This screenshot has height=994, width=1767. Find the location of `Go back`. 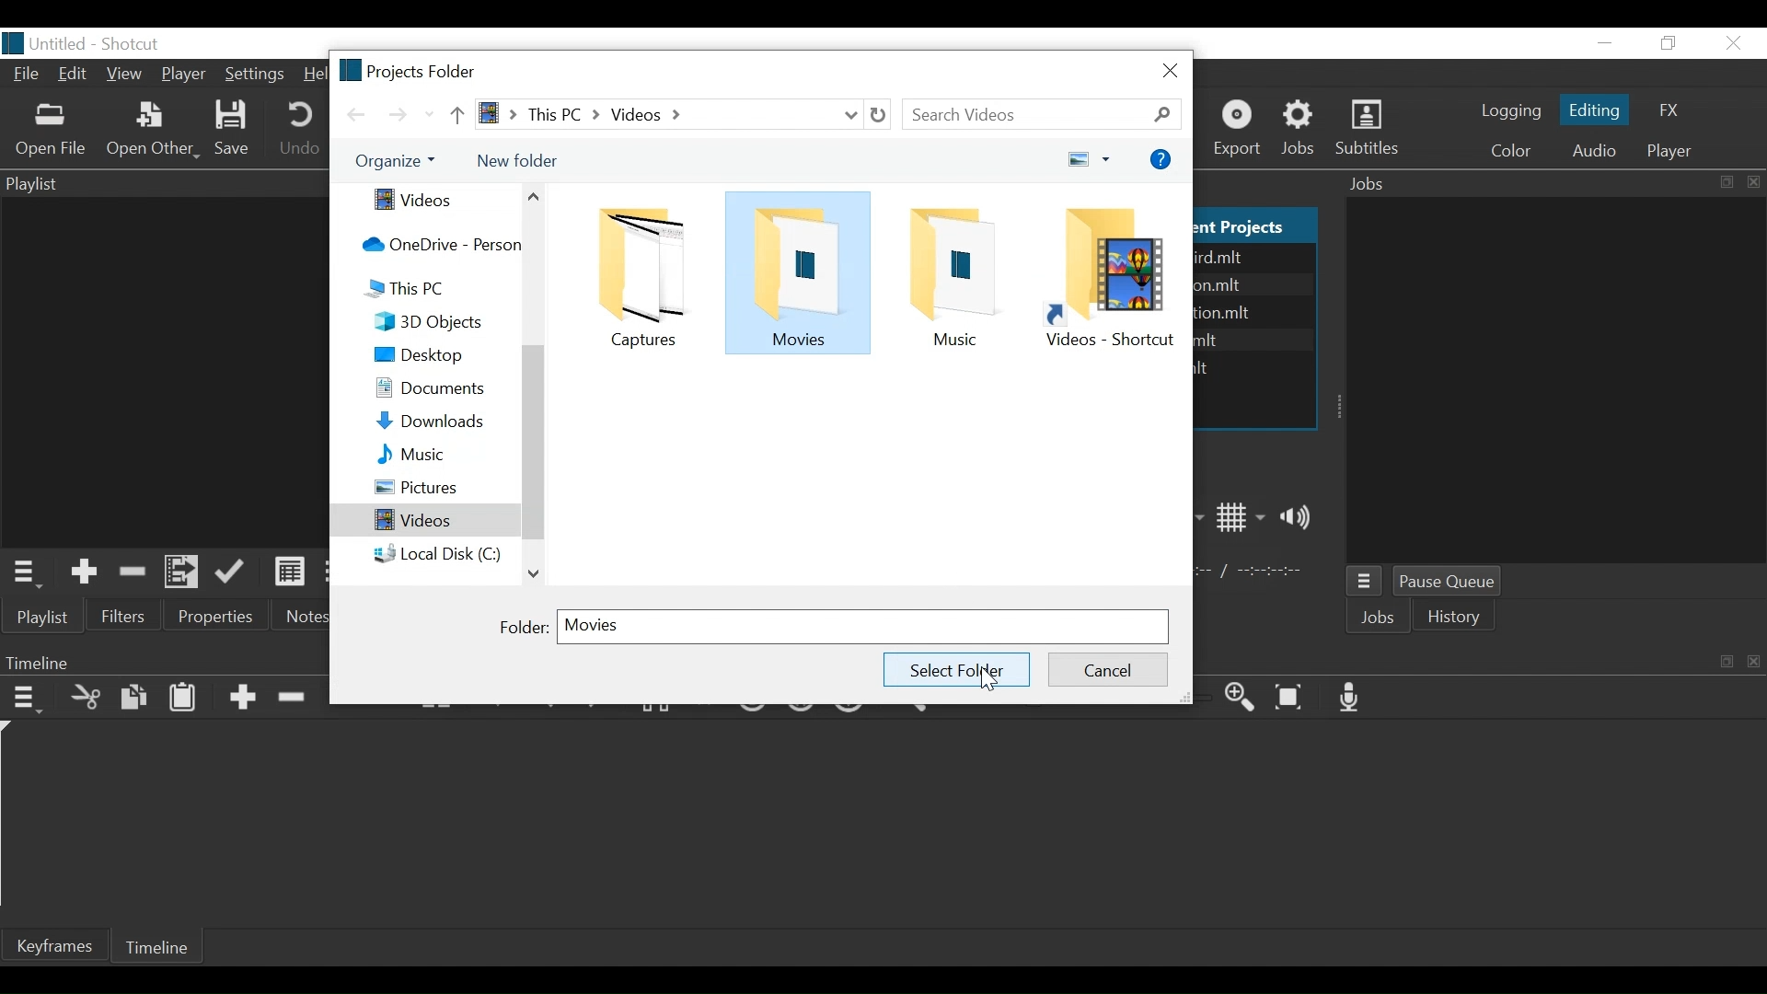

Go back is located at coordinates (355, 113).